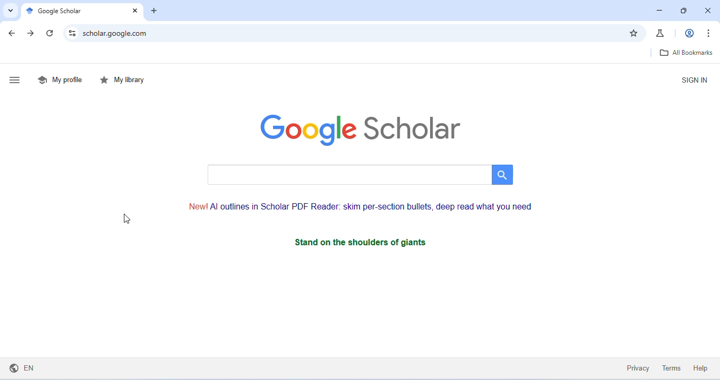 This screenshot has width=720, height=380. I want to click on New! Al outlines in Scholar PDF Reader: skim per-section bullets, deep read what you need, so click(362, 207).